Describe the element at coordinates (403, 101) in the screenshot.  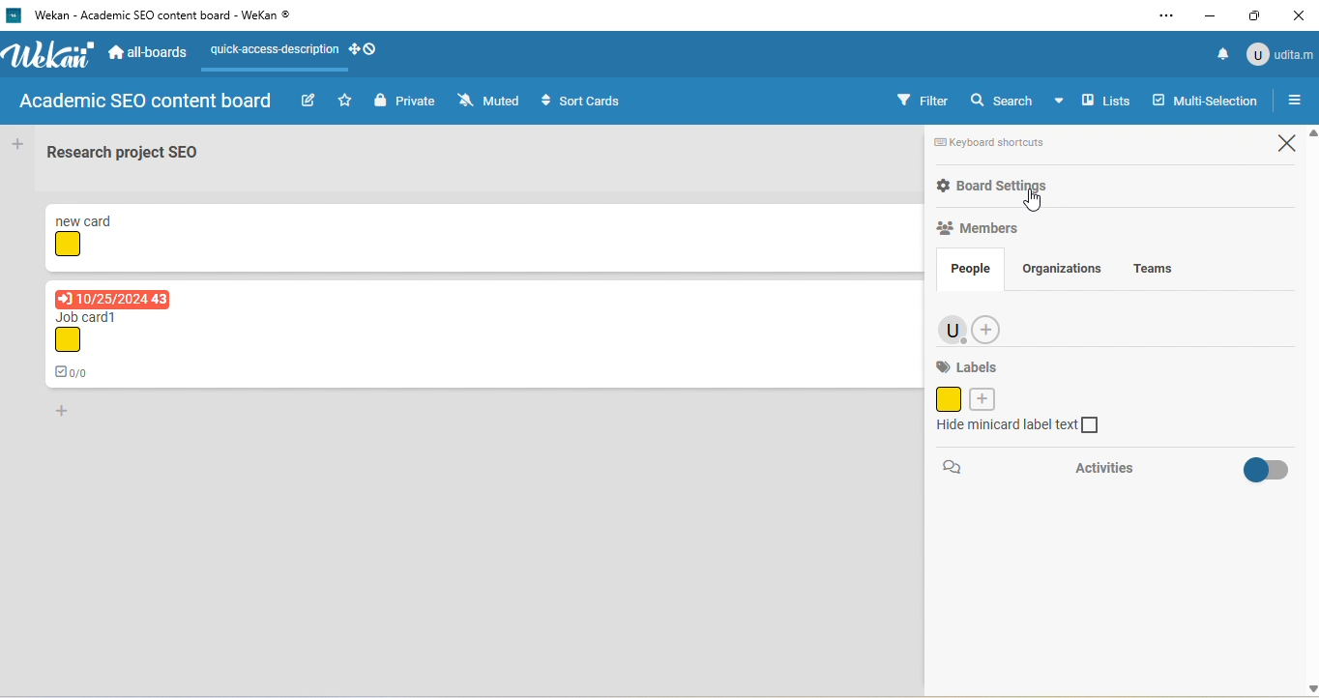
I see `private` at that location.